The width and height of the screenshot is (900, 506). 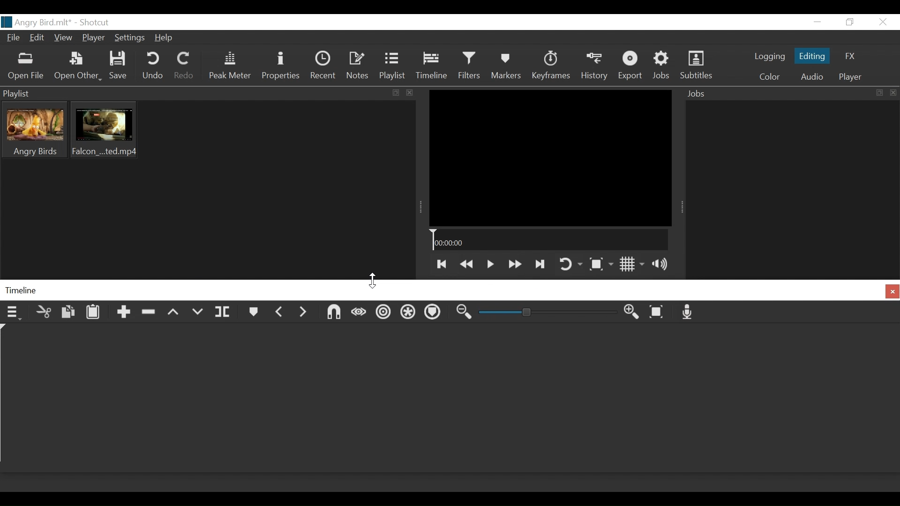 I want to click on Skip to te previous point, so click(x=441, y=264).